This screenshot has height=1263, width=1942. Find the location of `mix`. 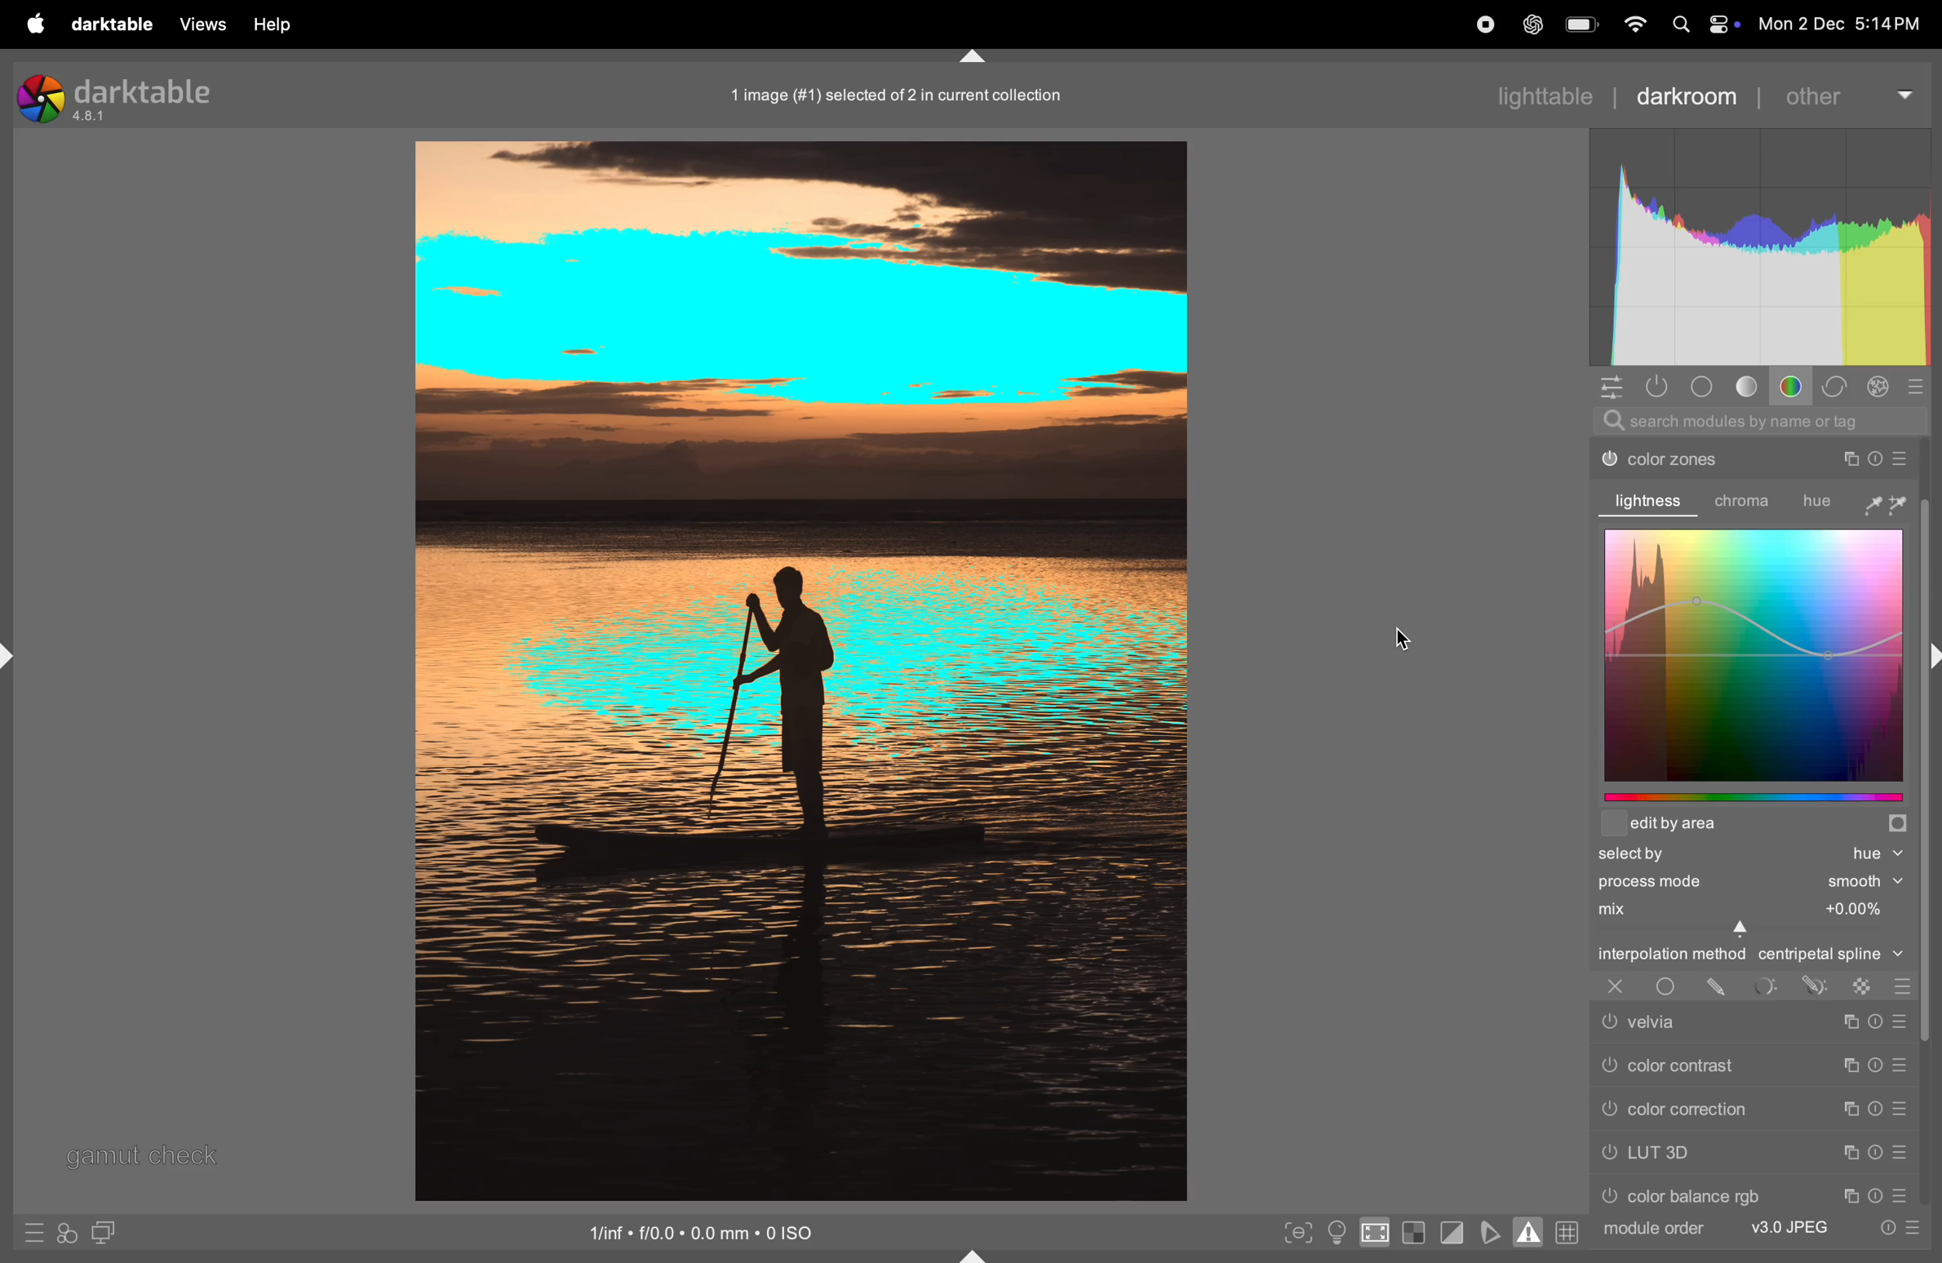

mix is located at coordinates (1746, 907).